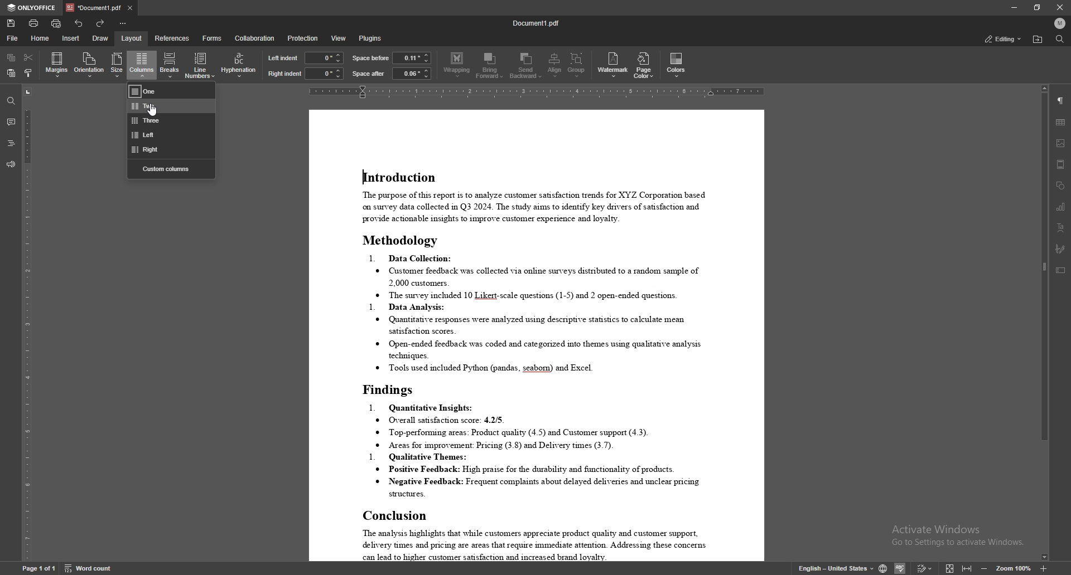 This screenshot has width=1071, height=575. I want to click on word count, so click(88, 568).